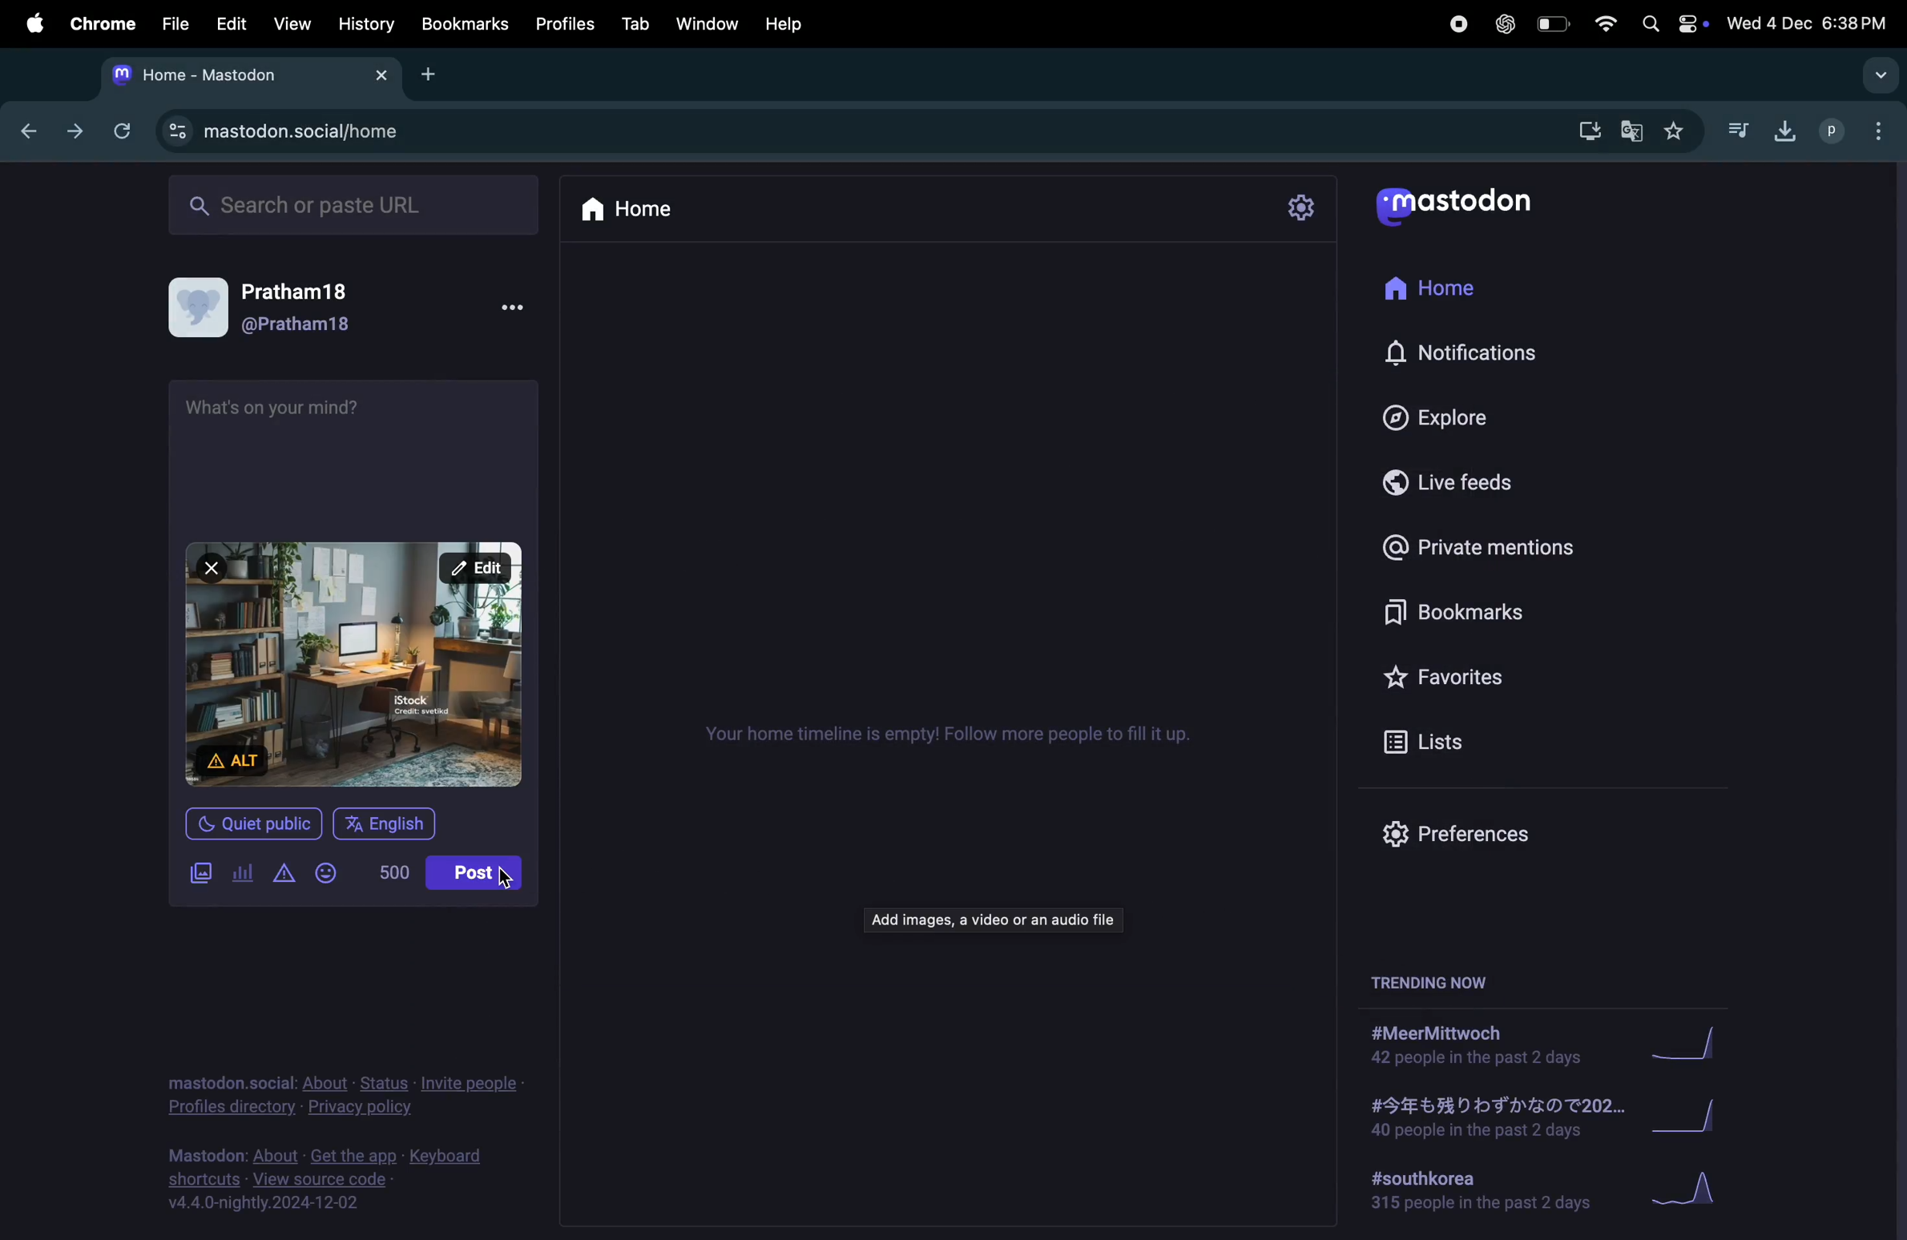 This screenshot has width=1907, height=1240. I want to click on backward, so click(22, 133).